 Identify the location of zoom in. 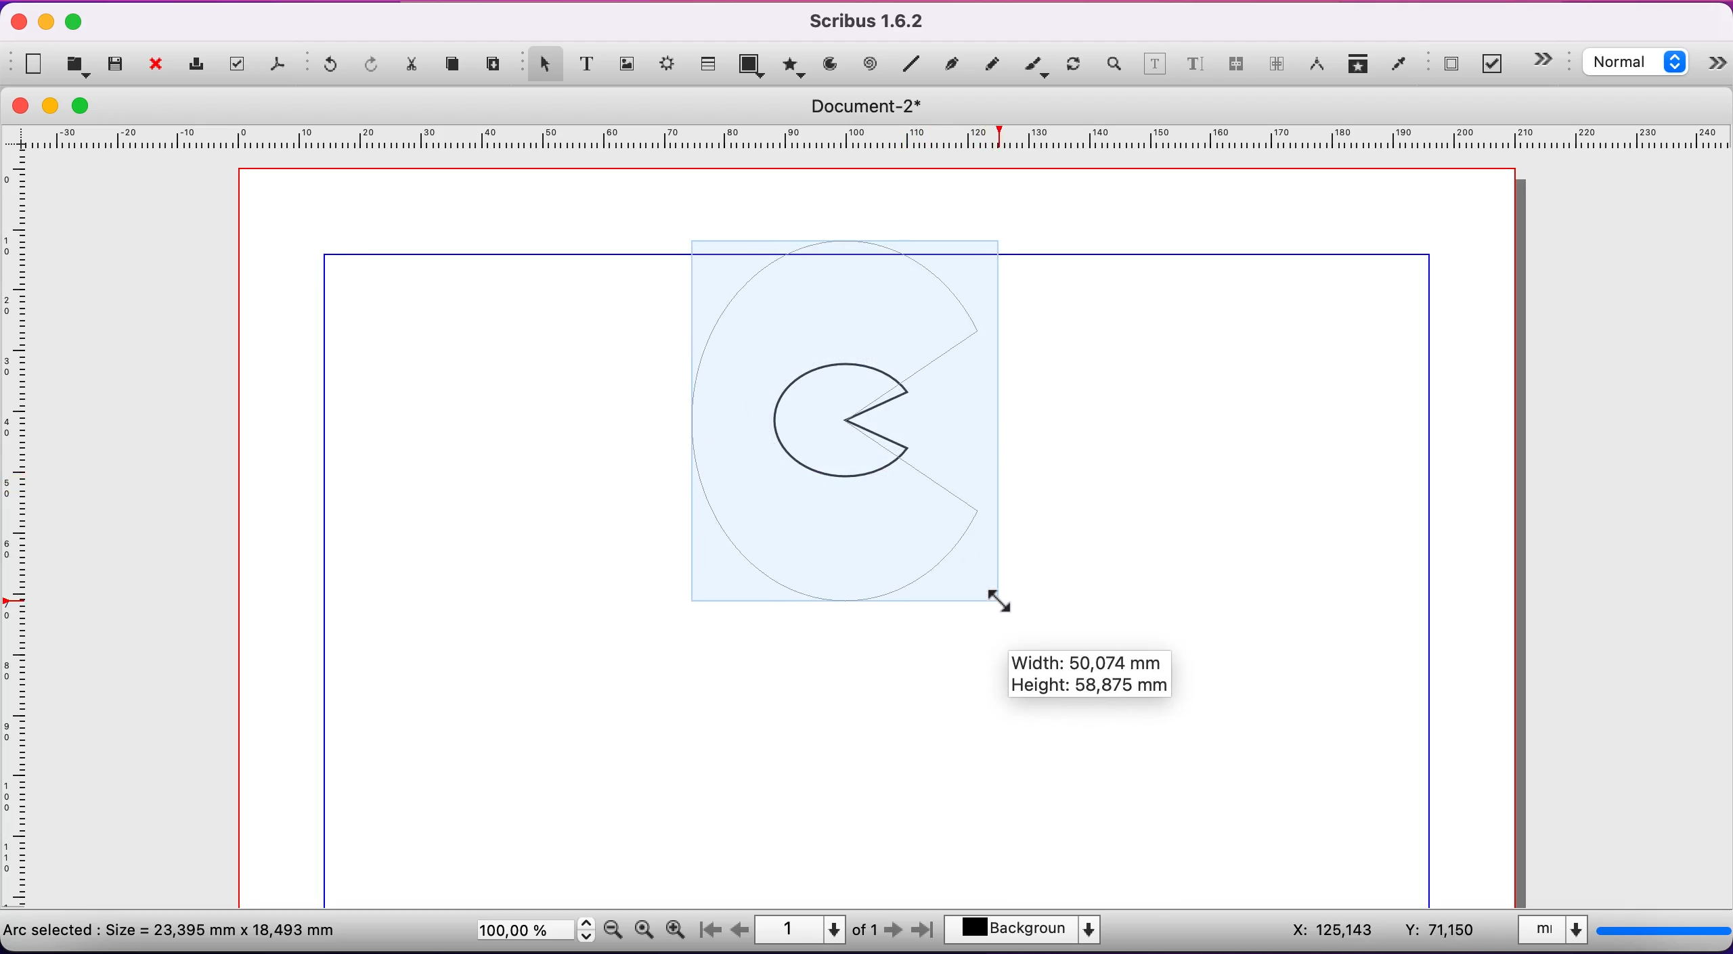
(679, 926).